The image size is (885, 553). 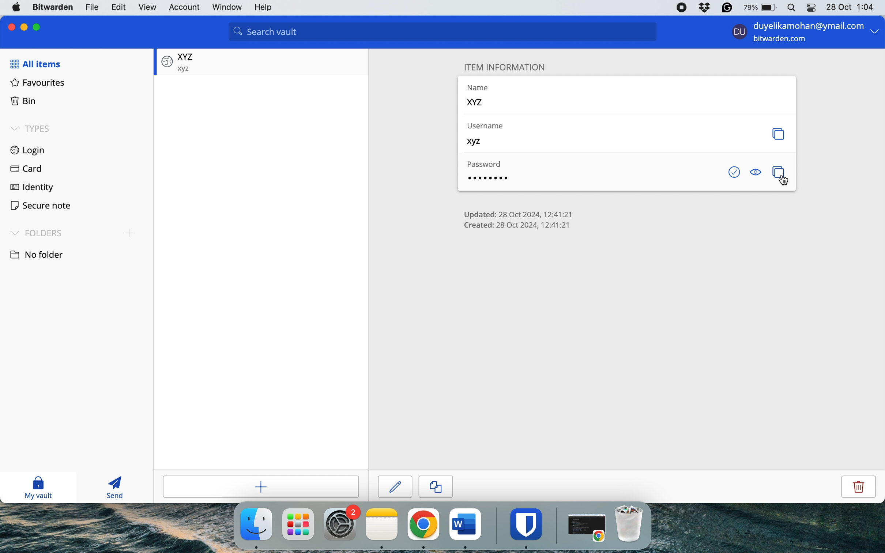 What do you see at coordinates (41, 206) in the screenshot?
I see `secure note` at bounding box center [41, 206].